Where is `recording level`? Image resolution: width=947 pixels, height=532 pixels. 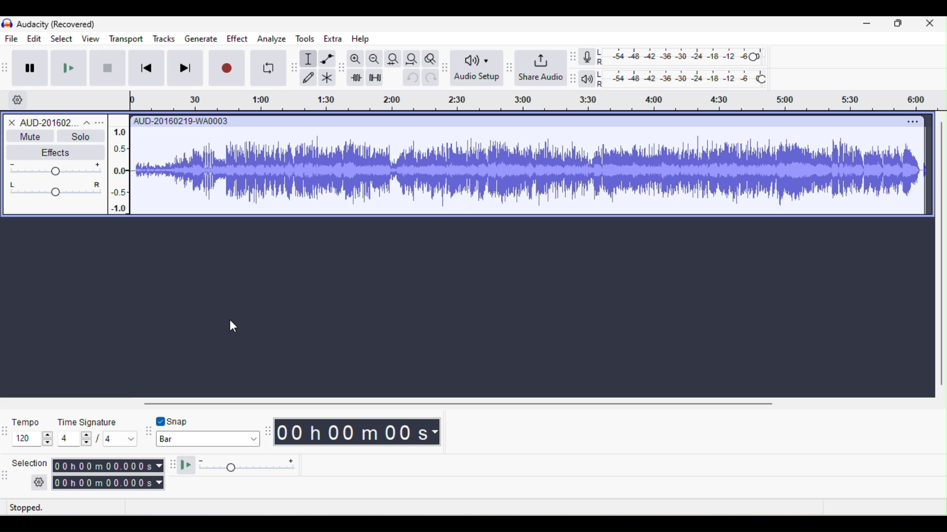
recording level is located at coordinates (681, 56).